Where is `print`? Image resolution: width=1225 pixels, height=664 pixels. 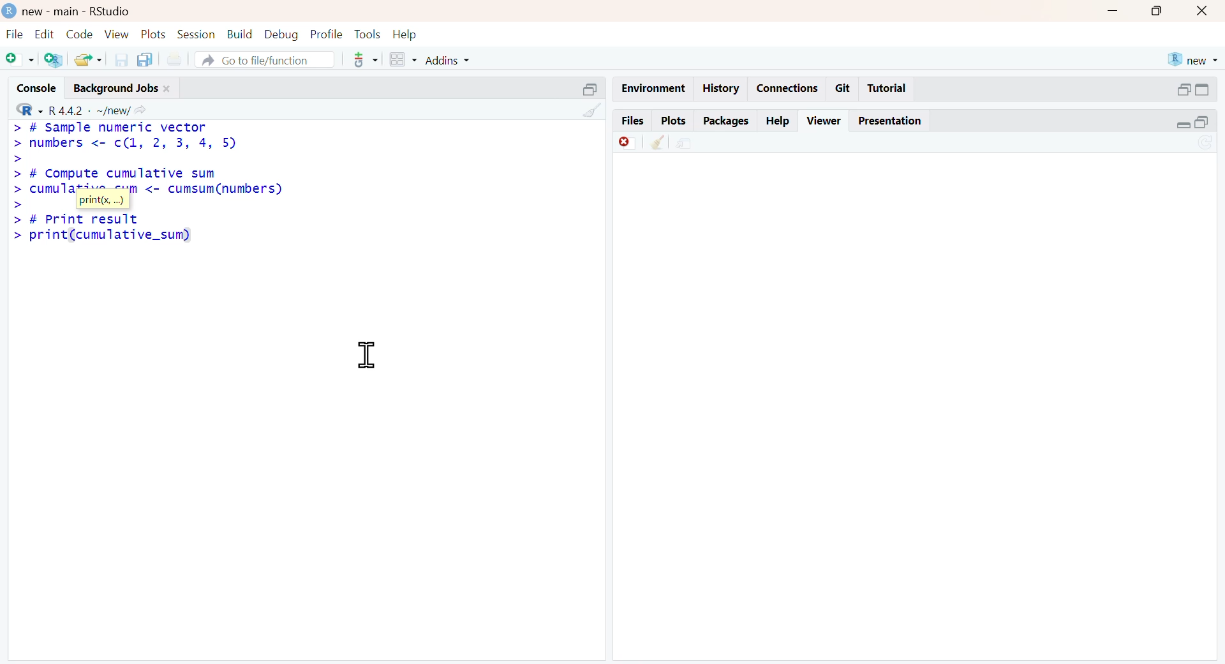
print is located at coordinates (175, 59).